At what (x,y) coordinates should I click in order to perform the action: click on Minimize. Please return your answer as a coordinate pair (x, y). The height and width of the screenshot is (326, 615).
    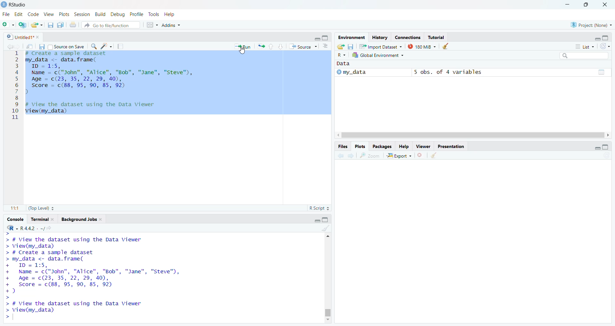
    Looking at the image, I should click on (317, 39).